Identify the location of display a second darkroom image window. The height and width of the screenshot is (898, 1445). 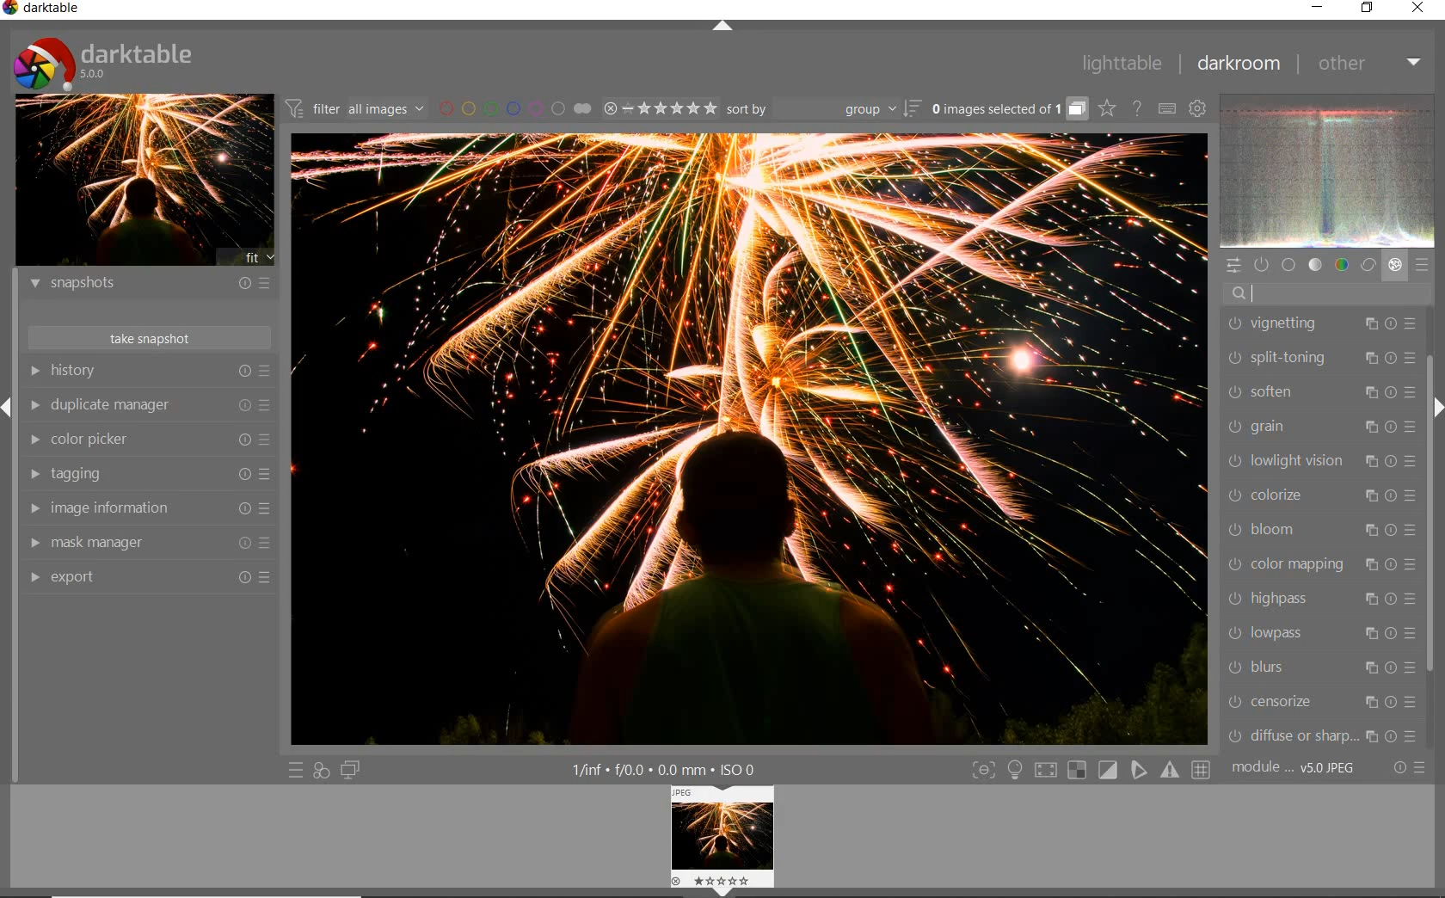
(353, 771).